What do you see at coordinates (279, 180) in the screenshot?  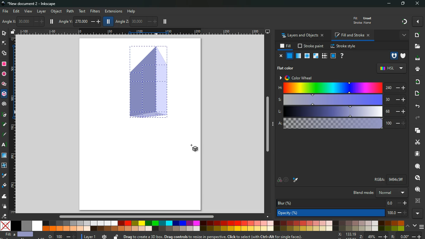 I see `palette` at bounding box center [279, 180].